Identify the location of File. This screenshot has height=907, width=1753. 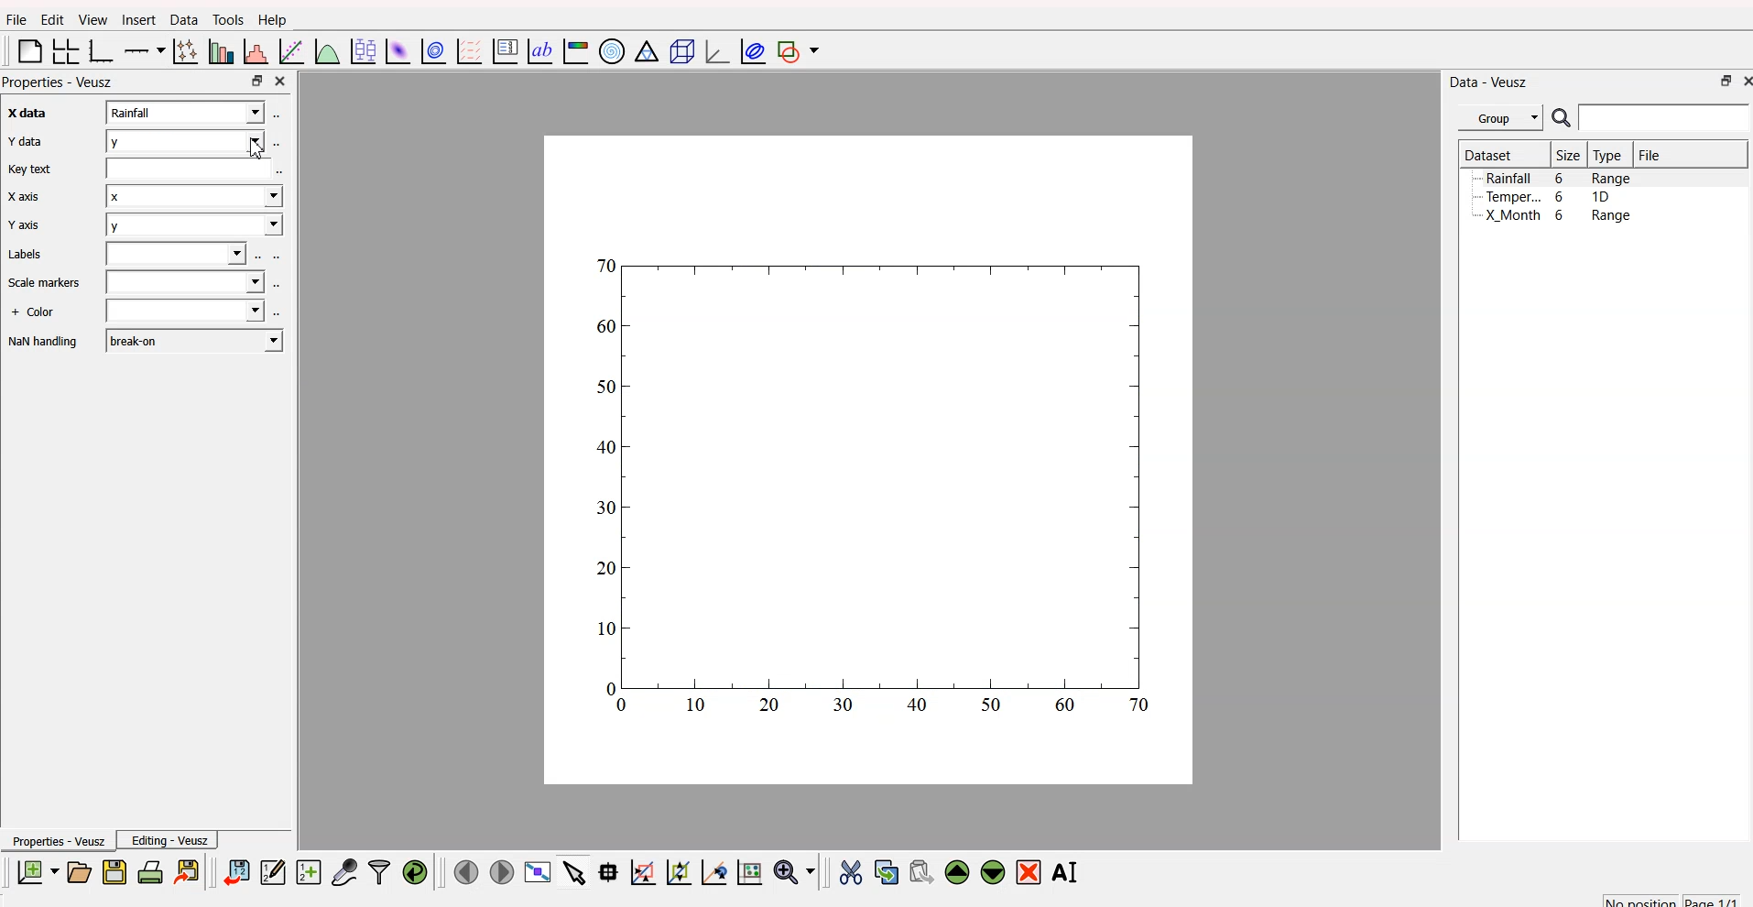
(1651, 155).